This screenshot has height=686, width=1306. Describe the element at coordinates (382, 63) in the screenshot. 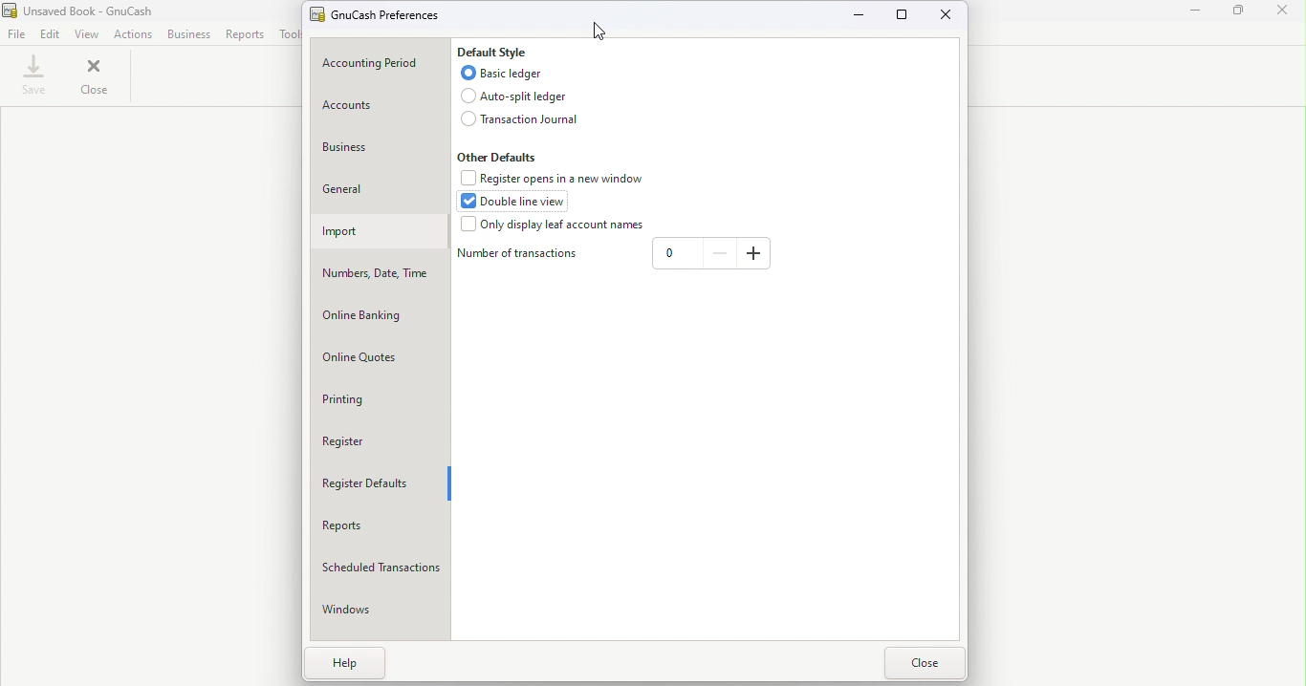

I see `Accounting period` at that location.